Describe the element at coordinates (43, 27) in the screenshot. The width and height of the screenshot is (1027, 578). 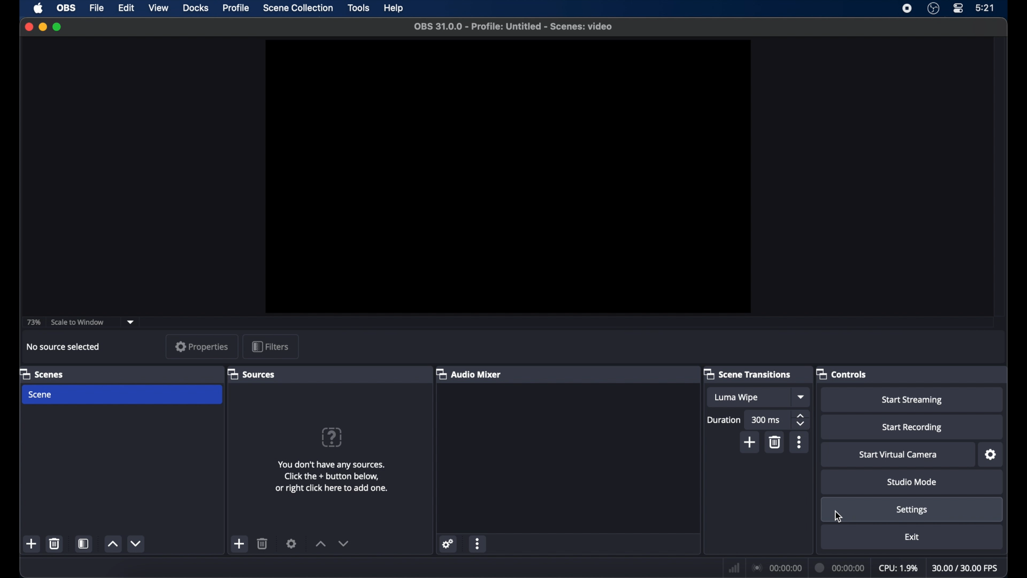
I see `minimize` at that location.